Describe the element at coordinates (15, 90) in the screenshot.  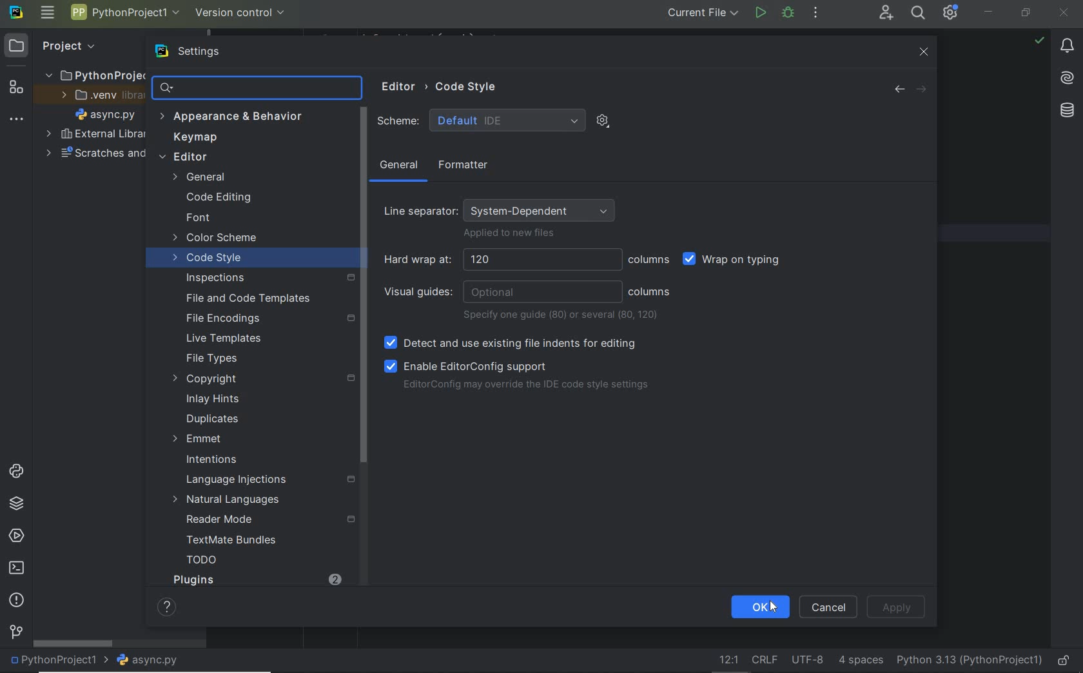
I see `structure` at that location.